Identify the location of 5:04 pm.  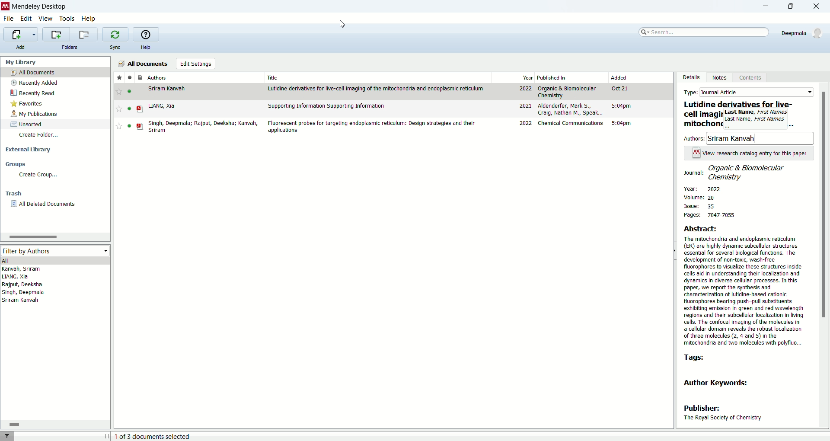
(624, 124).